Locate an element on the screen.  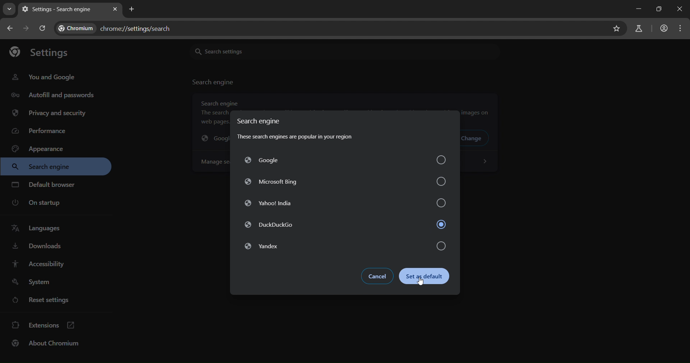
search tabs is located at coordinates (9, 10).